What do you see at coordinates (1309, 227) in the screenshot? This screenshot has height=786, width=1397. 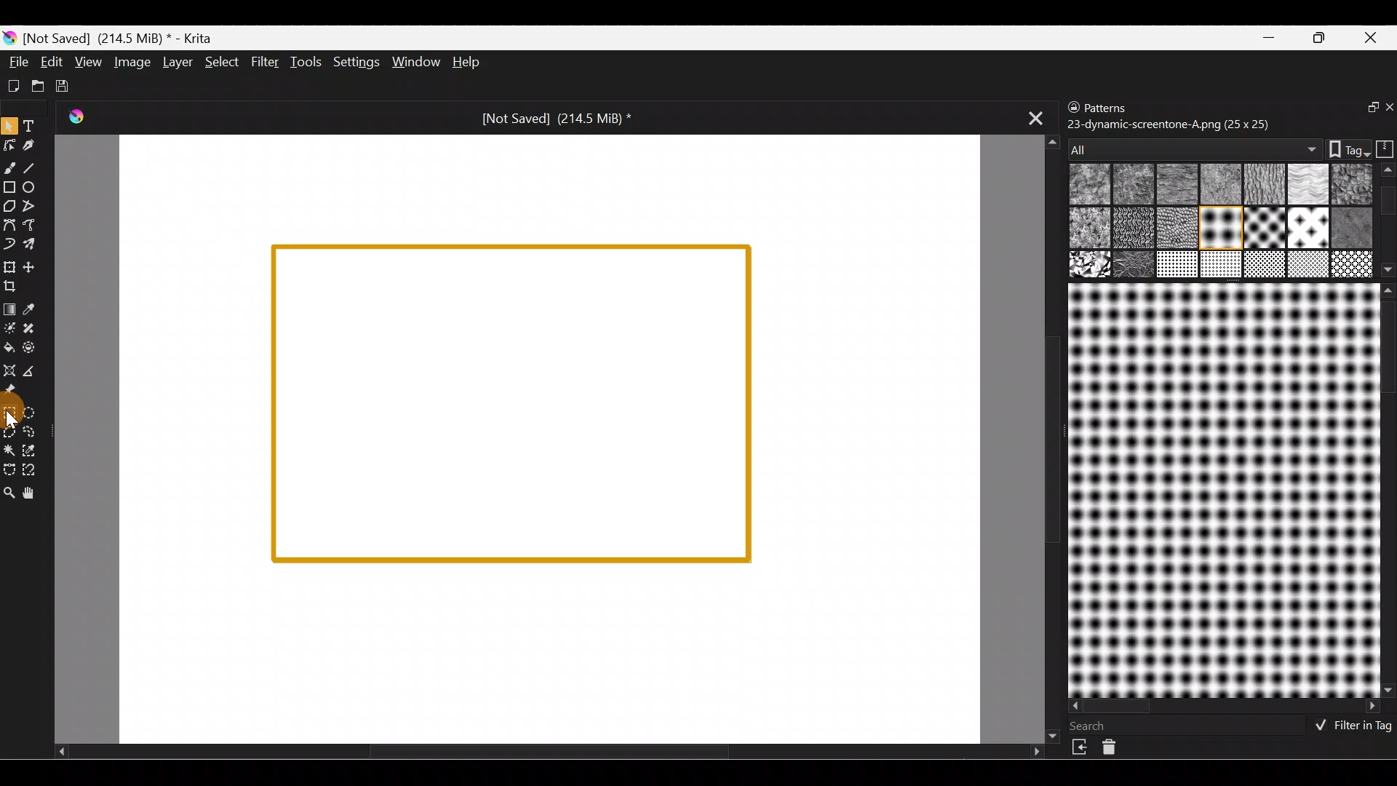 I see `12 drawed_vertical.png` at bounding box center [1309, 227].